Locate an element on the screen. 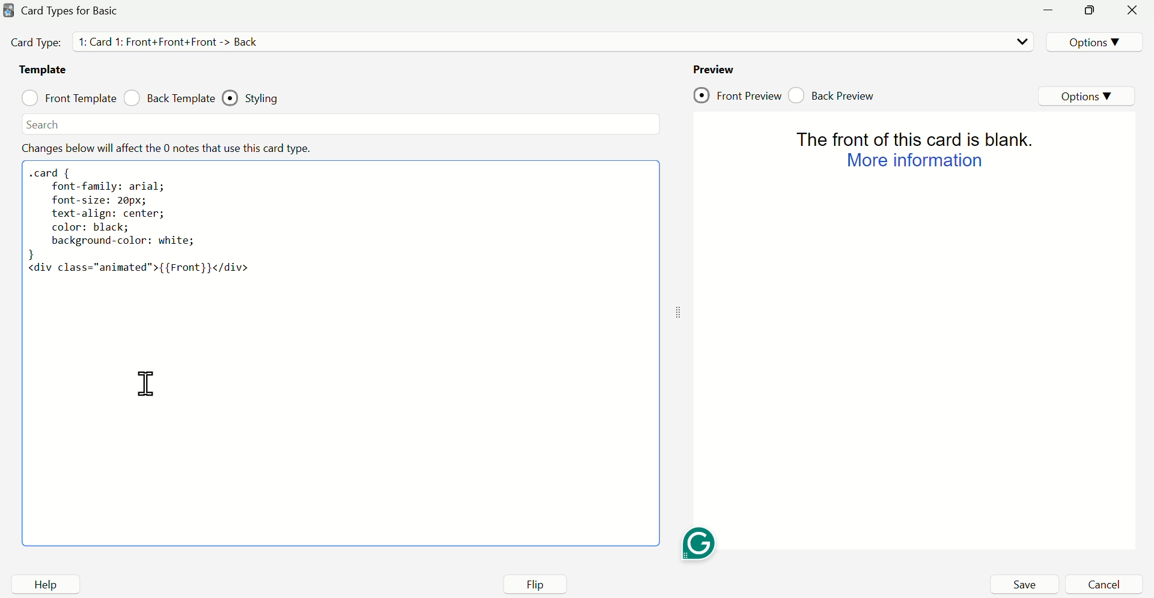 The height and width of the screenshot is (598, 1154). Save is located at coordinates (1024, 584).